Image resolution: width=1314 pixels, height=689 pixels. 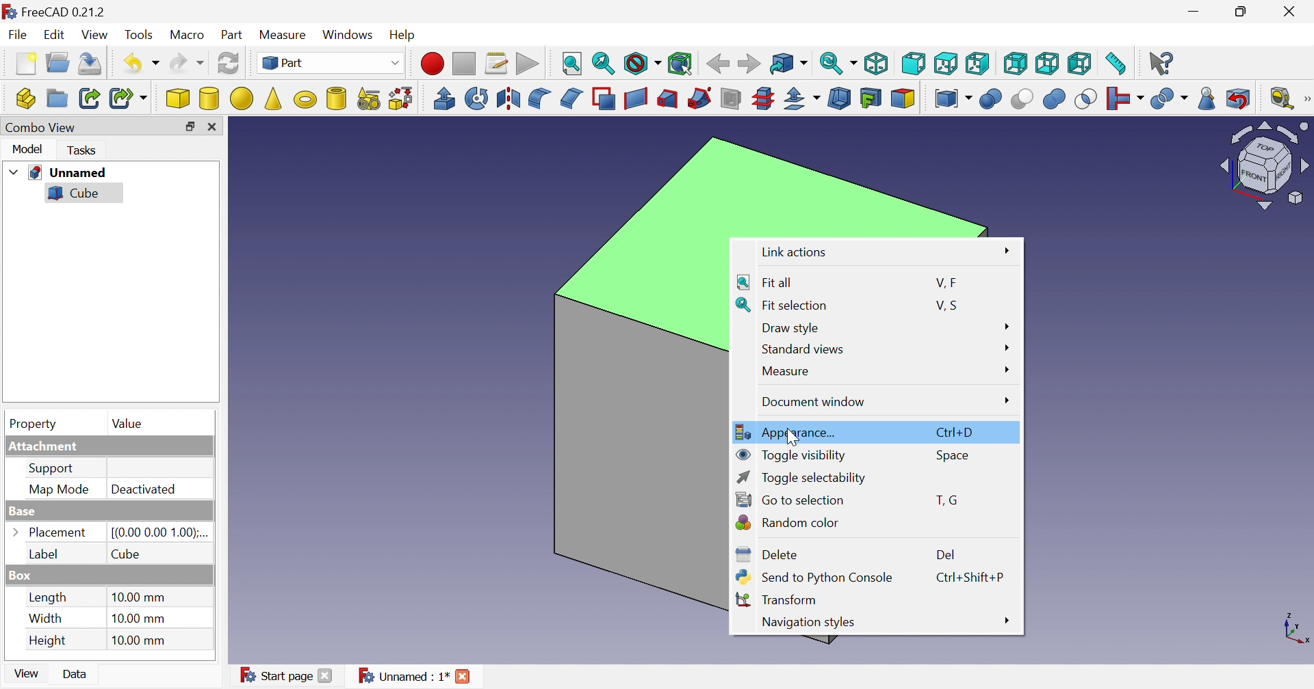 I want to click on Revolve, so click(x=478, y=98).